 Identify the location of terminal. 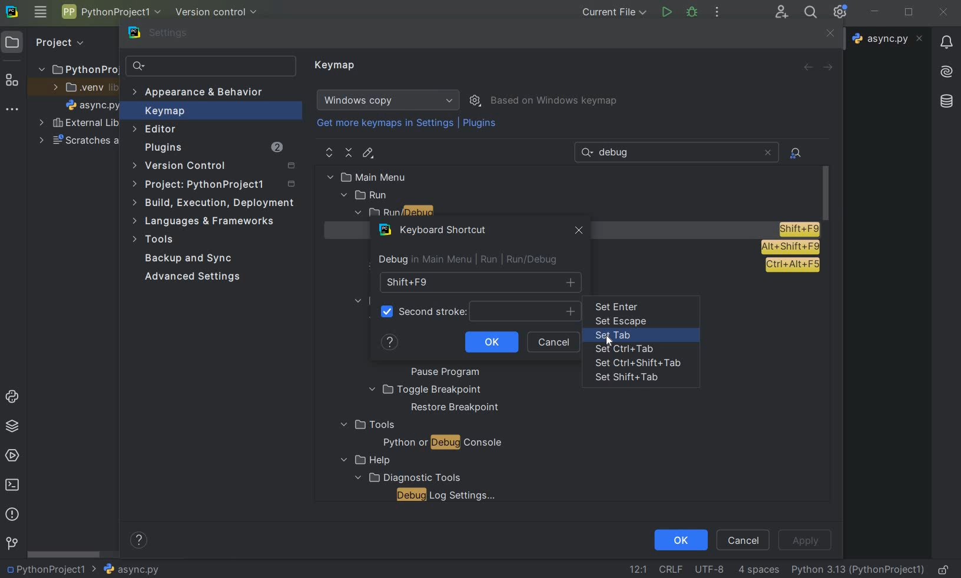
(14, 484).